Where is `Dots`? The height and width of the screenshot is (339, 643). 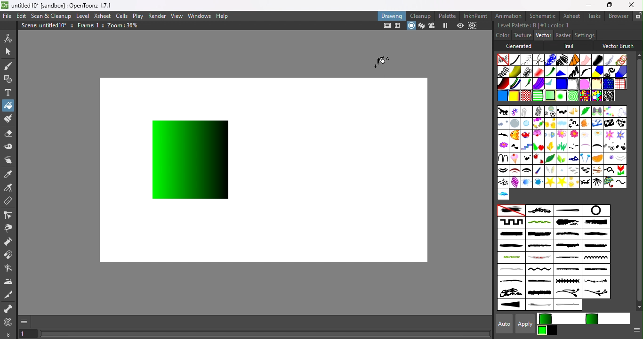
Dots is located at coordinates (620, 123).